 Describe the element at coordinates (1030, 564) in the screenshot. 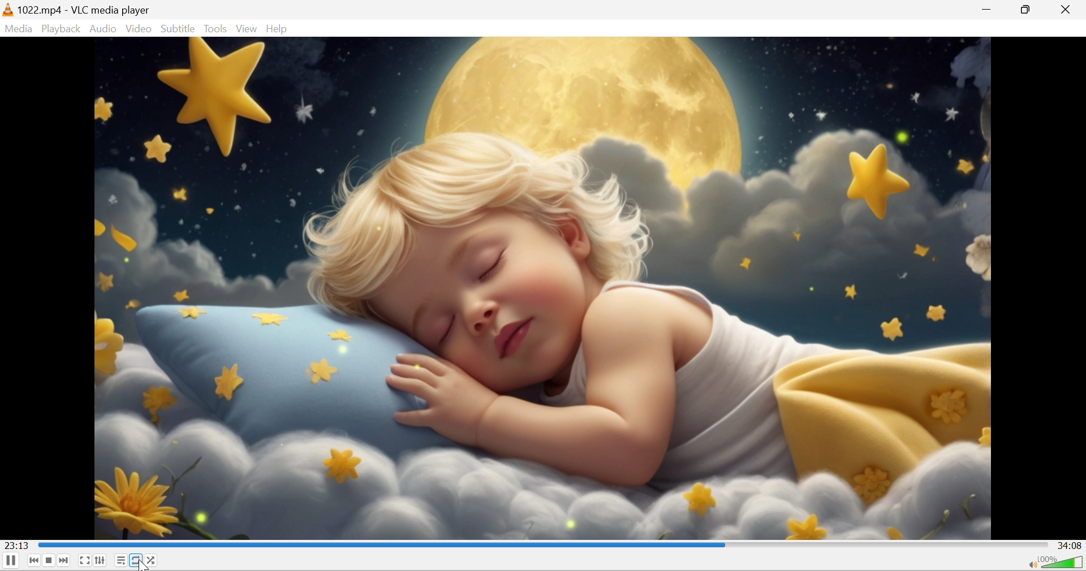

I see `Mute` at that location.